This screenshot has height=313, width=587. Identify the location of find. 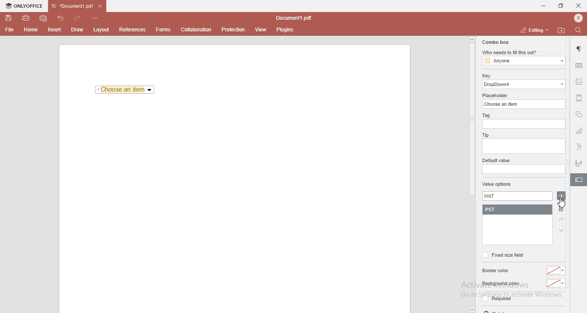
(580, 30).